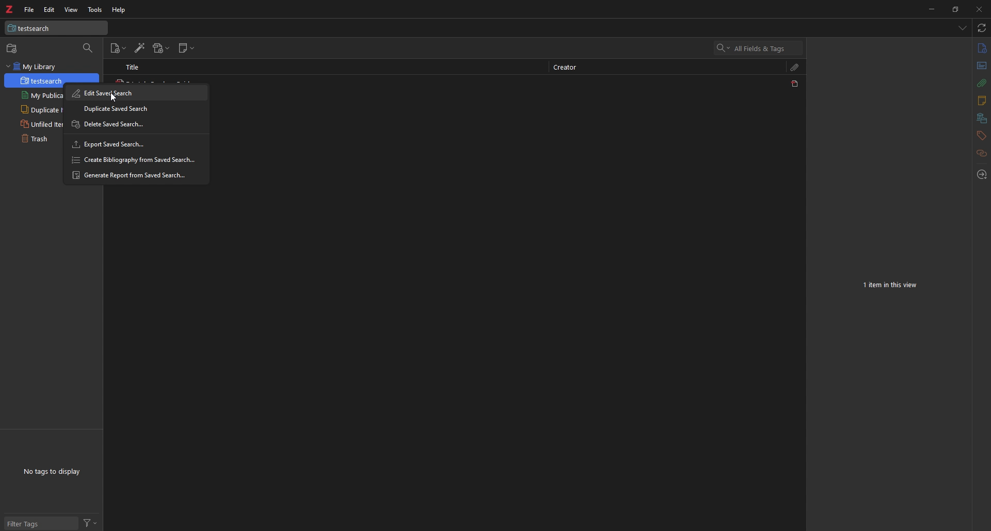 The height and width of the screenshot is (531, 991). Describe the element at coordinates (981, 136) in the screenshot. I see `tags` at that location.